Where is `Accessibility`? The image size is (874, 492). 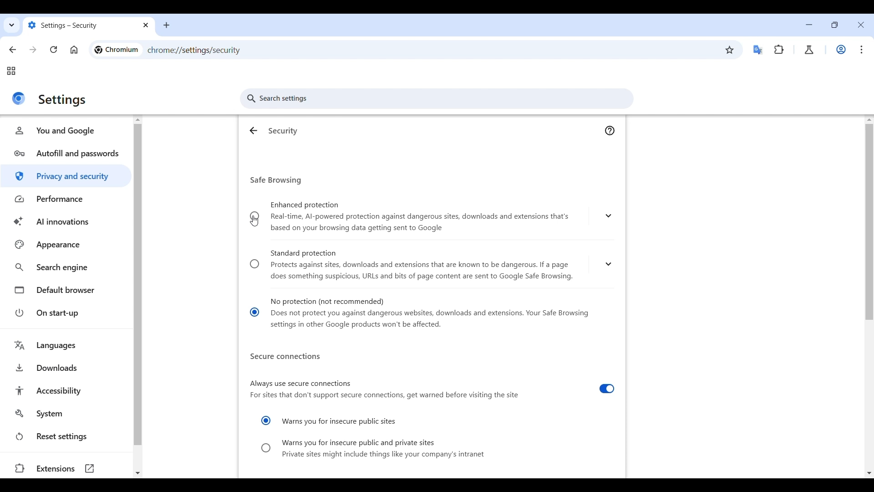 Accessibility is located at coordinates (67, 390).